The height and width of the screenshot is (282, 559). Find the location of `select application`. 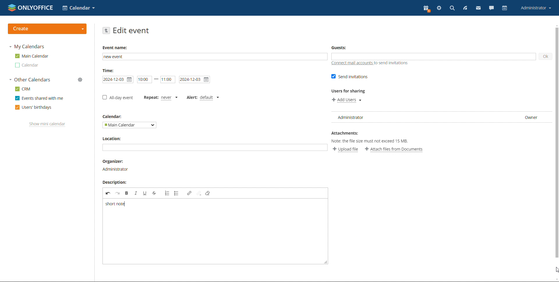

select application is located at coordinates (78, 8).